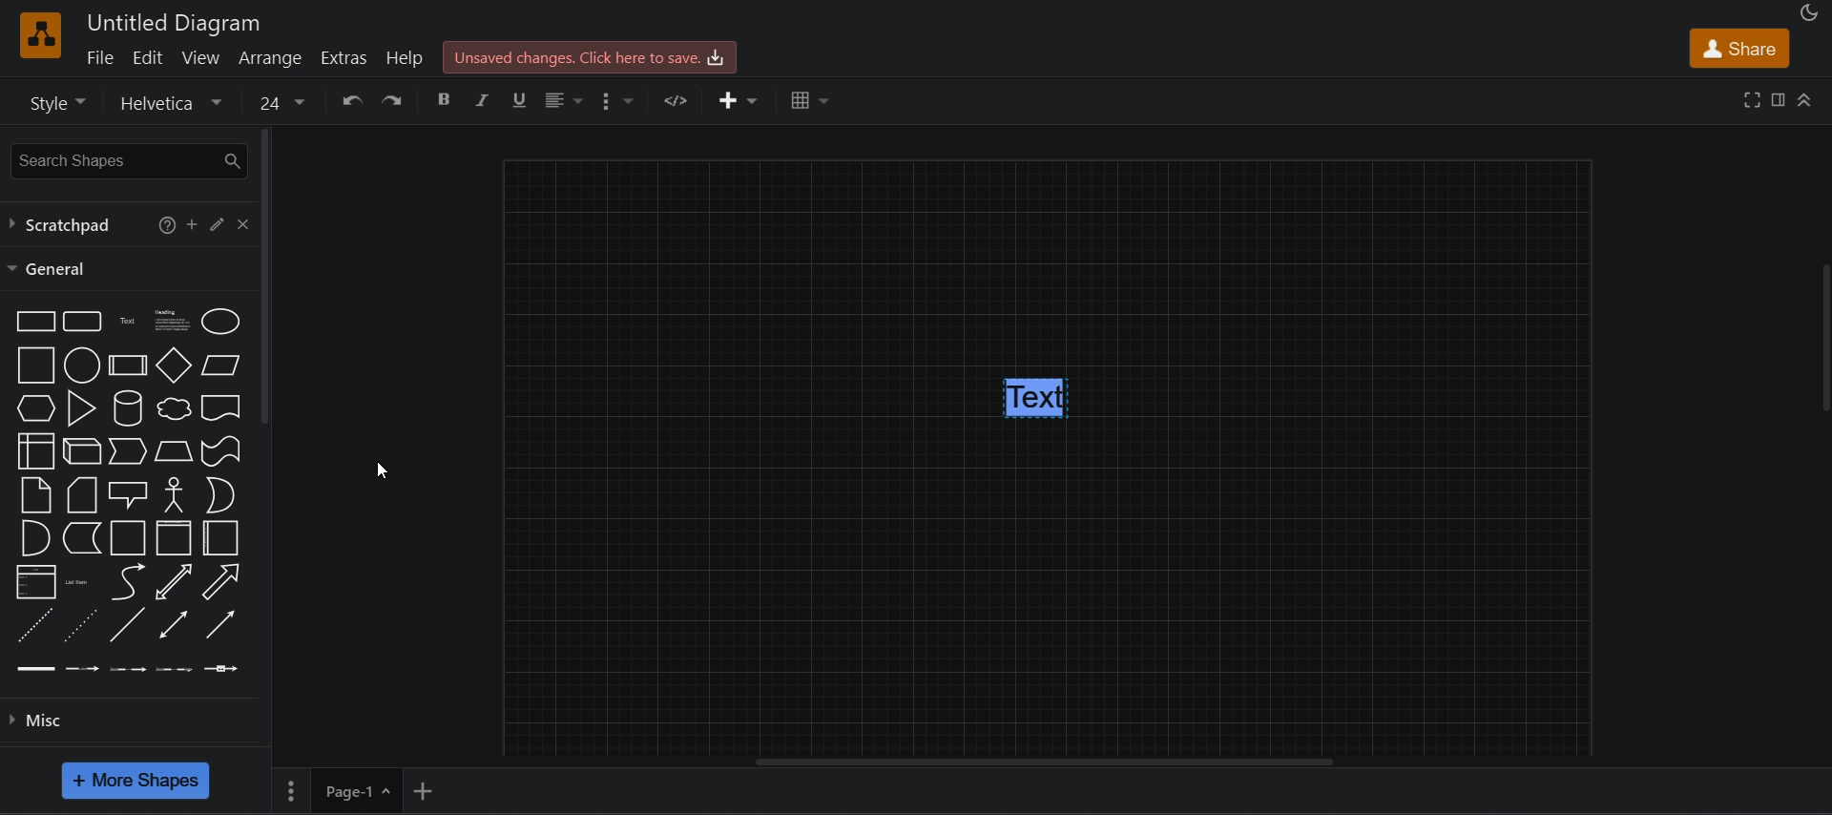 This screenshot has width=1832, height=815. Describe the element at coordinates (221, 407) in the screenshot. I see `Document` at that location.